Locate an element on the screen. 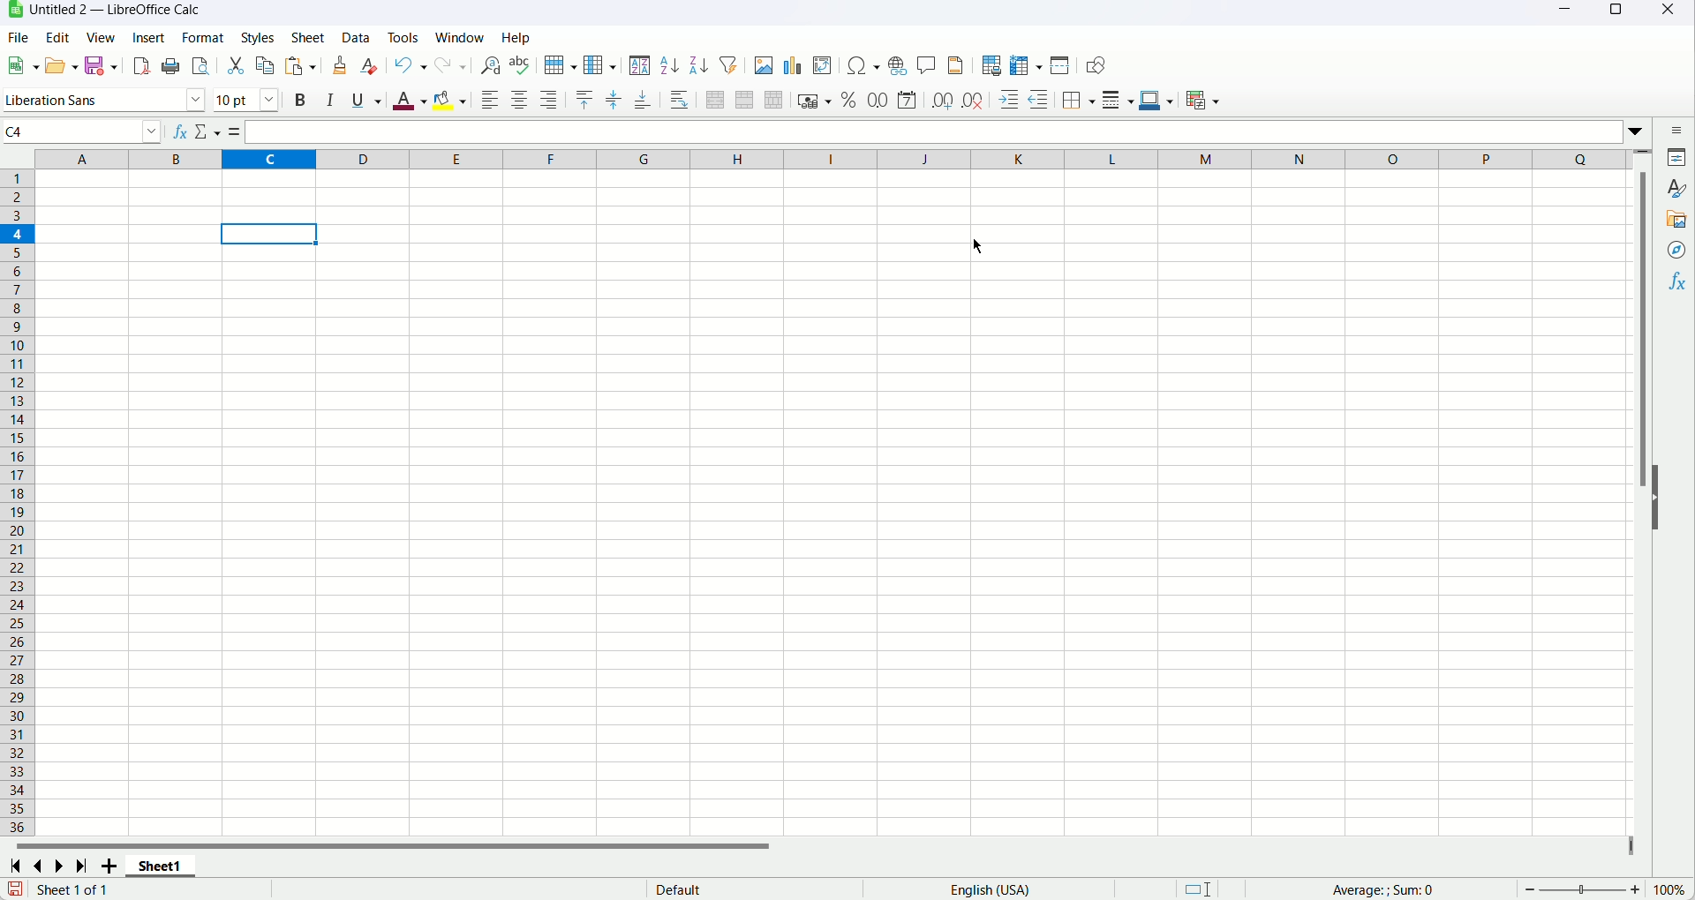  Row number is located at coordinates (18, 501).